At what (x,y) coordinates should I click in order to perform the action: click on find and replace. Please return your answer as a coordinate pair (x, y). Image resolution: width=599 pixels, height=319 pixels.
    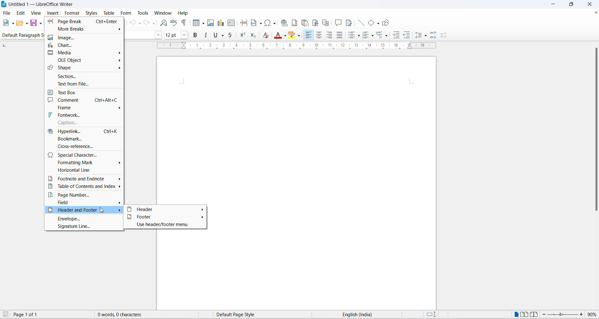
    Looking at the image, I should click on (162, 23).